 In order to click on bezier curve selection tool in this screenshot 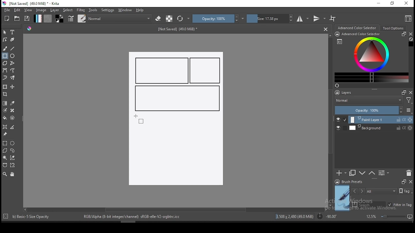, I will do `click(5, 165)`.